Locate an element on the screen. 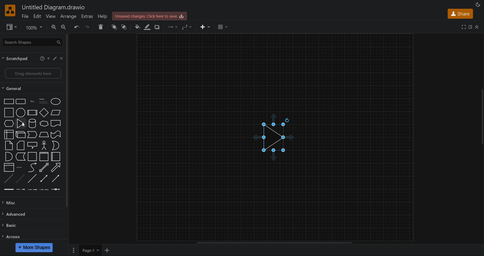 This screenshot has width=484, height=256. Cursor is located at coordinates (23, 125).